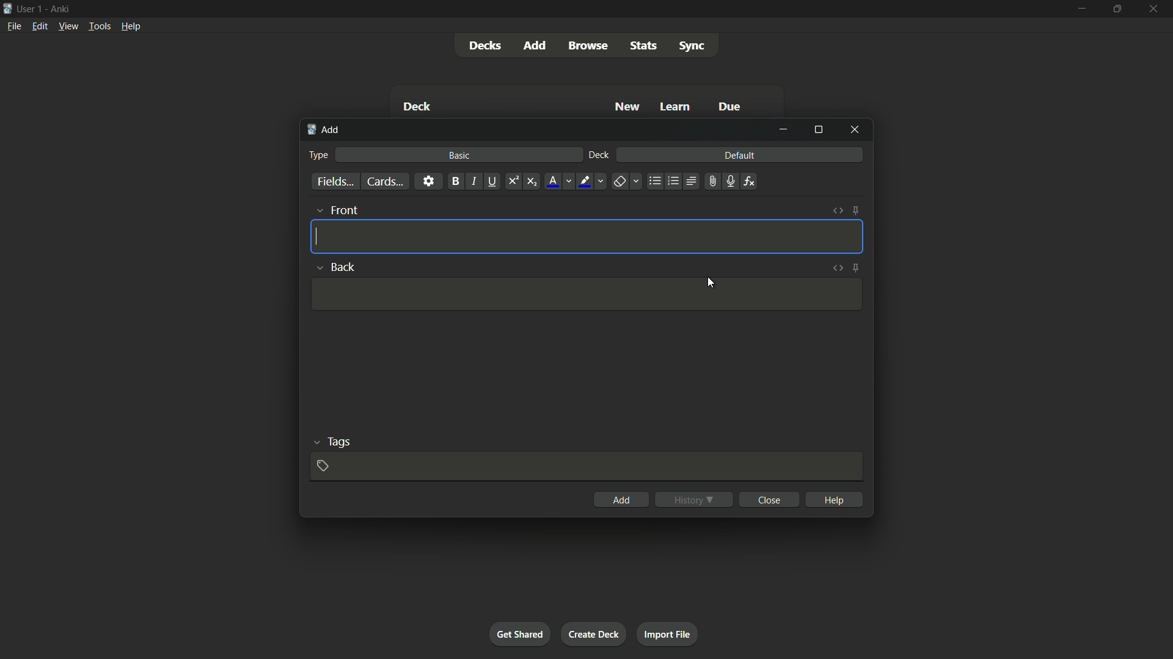  I want to click on view menu, so click(68, 26).